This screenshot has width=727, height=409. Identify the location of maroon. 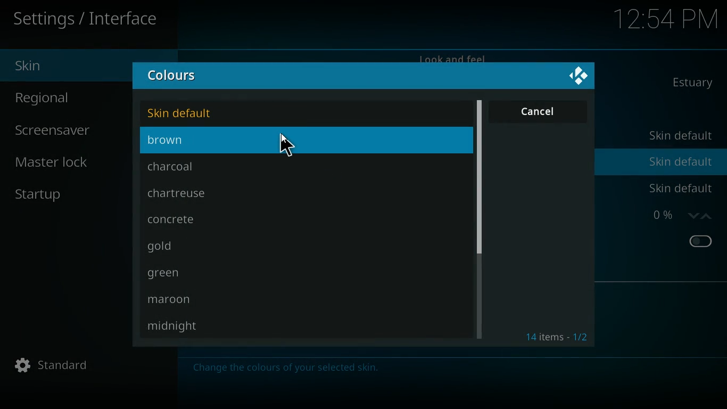
(192, 300).